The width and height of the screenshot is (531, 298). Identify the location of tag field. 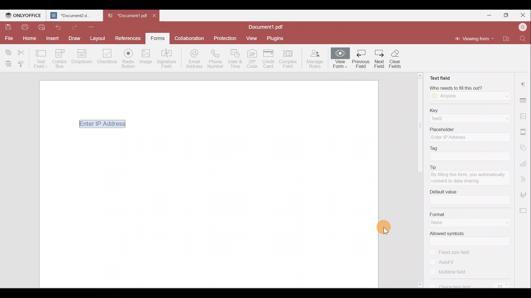
(468, 156).